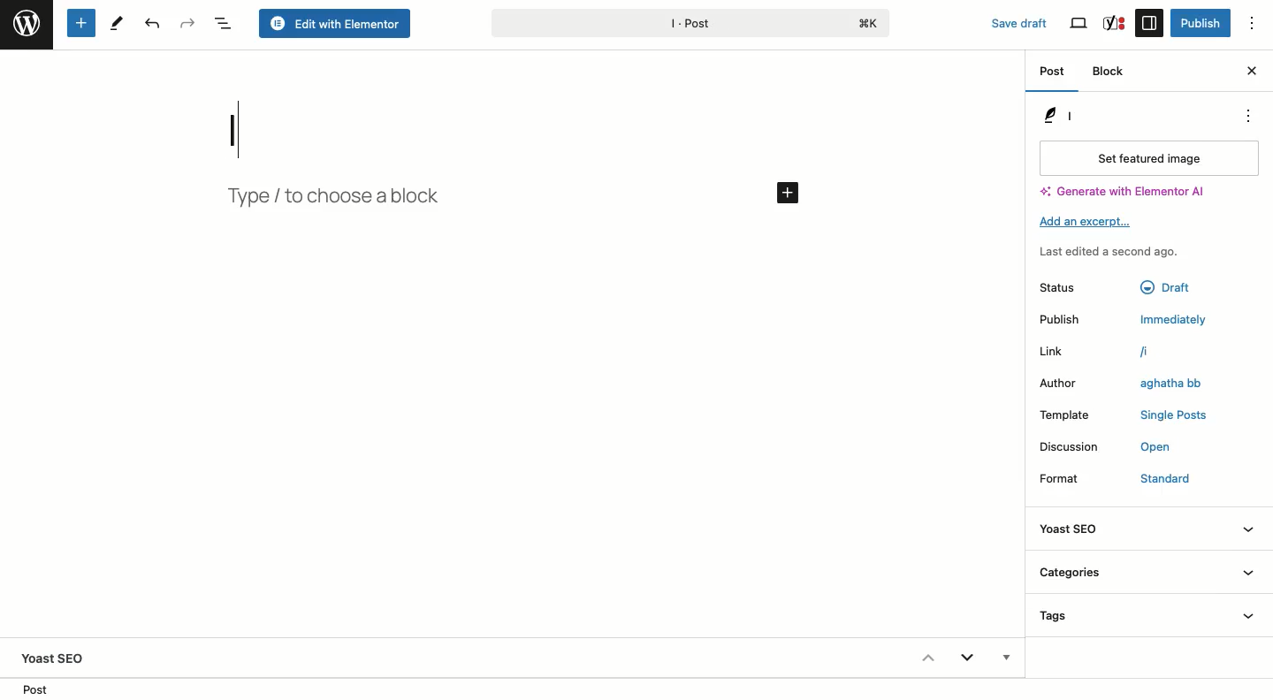 This screenshot has height=700, width=1273. Describe the element at coordinates (1004, 659) in the screenshot. I see `Hidden` at that location.